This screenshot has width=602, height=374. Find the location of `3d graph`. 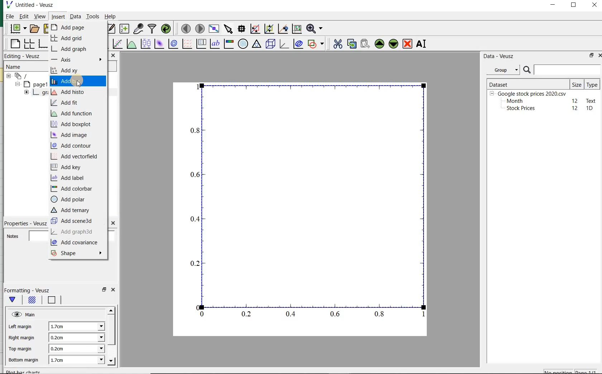

3d graph is located at coordinates (284, 44).